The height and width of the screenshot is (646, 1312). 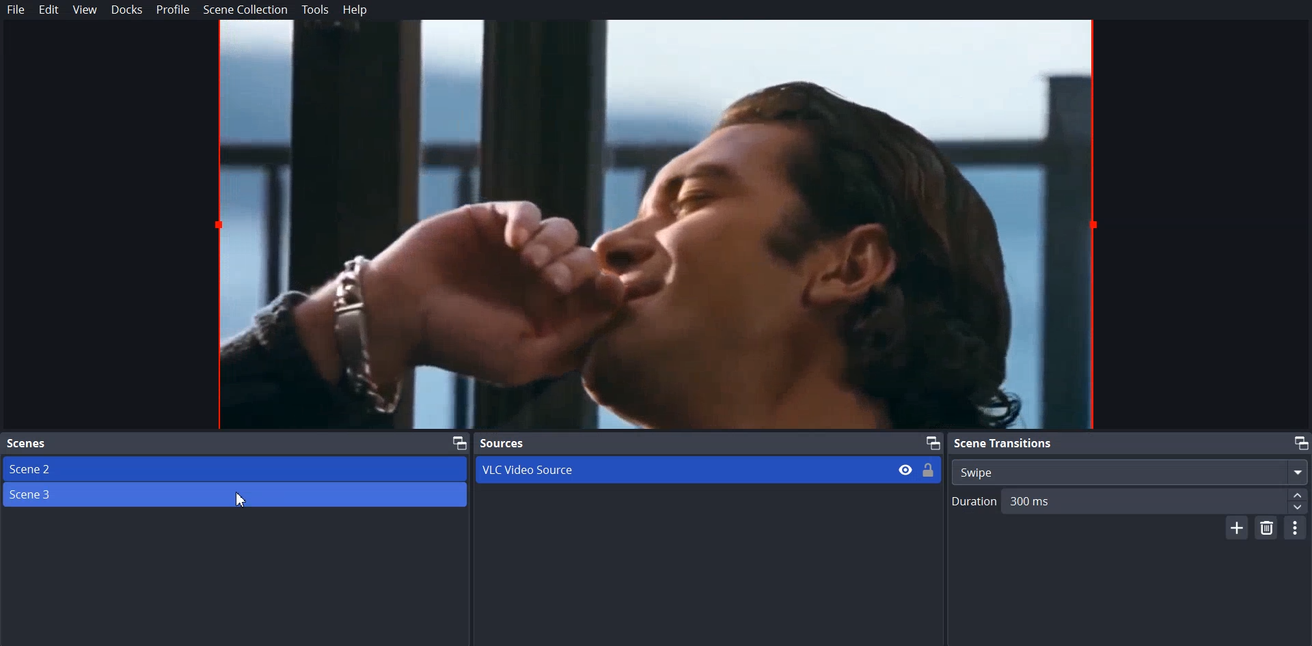 What do you see at coordinates (905, 470) in the screenshot?
I see `Hide/Display` at bounding box center [905, 470].